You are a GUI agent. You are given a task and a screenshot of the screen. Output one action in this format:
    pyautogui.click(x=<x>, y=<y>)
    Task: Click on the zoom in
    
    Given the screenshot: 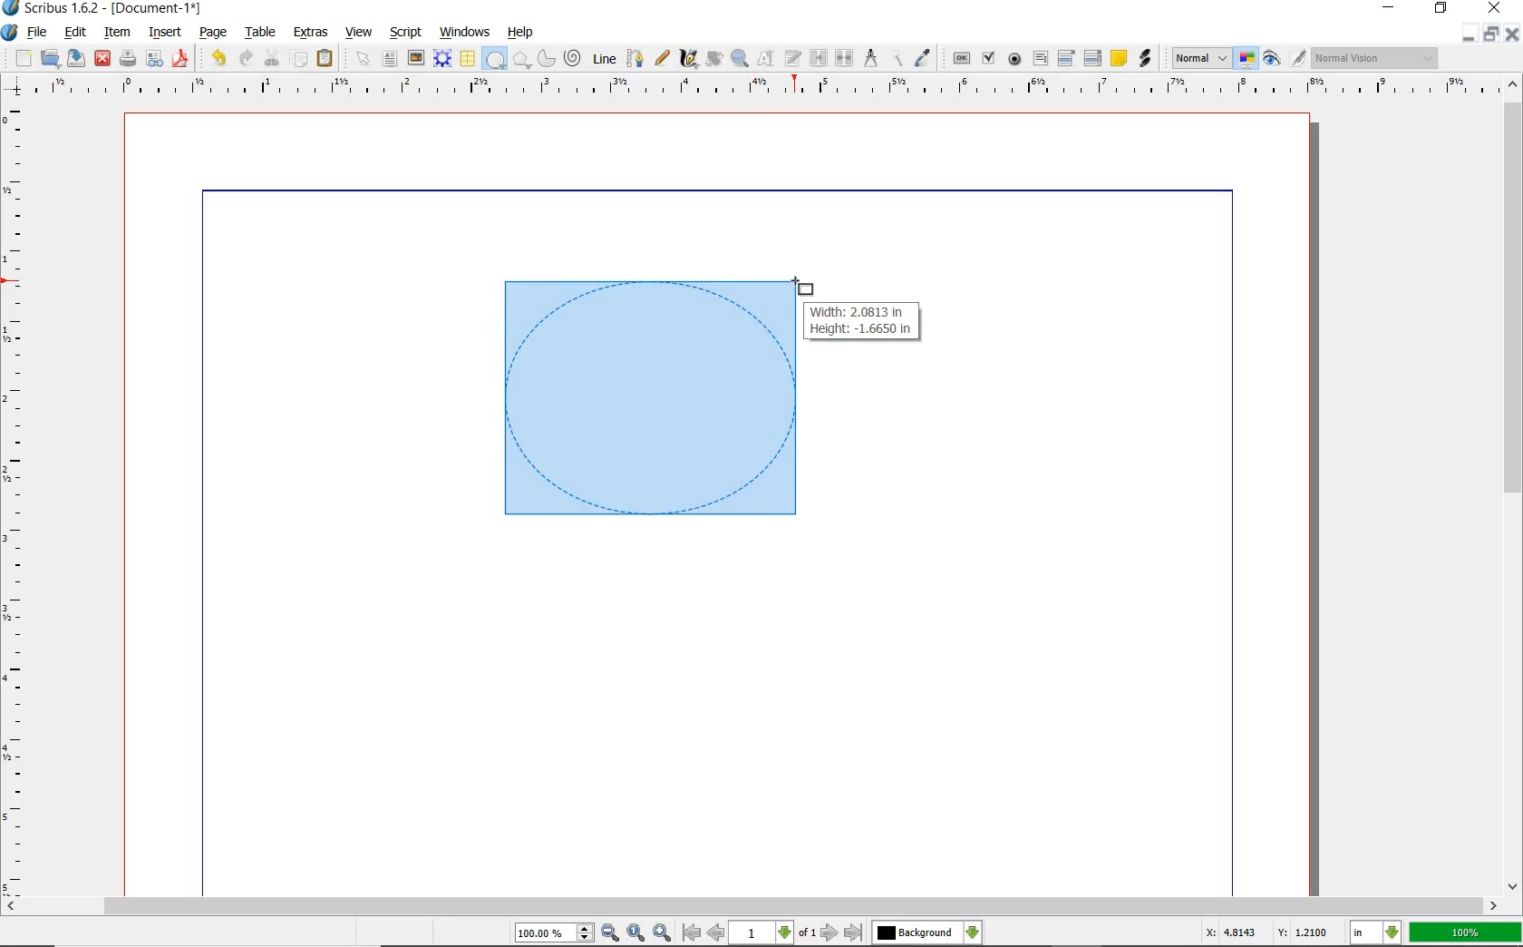 What is the action you would take?
    pyautogui.click(x=664, y=932)
    